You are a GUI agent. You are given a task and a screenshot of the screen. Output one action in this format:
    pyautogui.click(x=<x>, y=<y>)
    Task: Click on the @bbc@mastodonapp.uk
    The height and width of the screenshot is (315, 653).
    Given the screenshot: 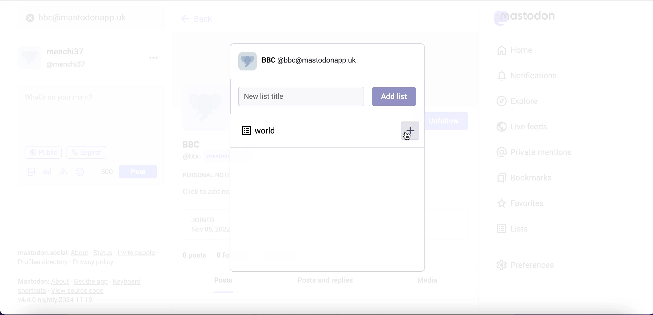 What is the action you would take?
    pyautogui.click(x=298, y=61)
    